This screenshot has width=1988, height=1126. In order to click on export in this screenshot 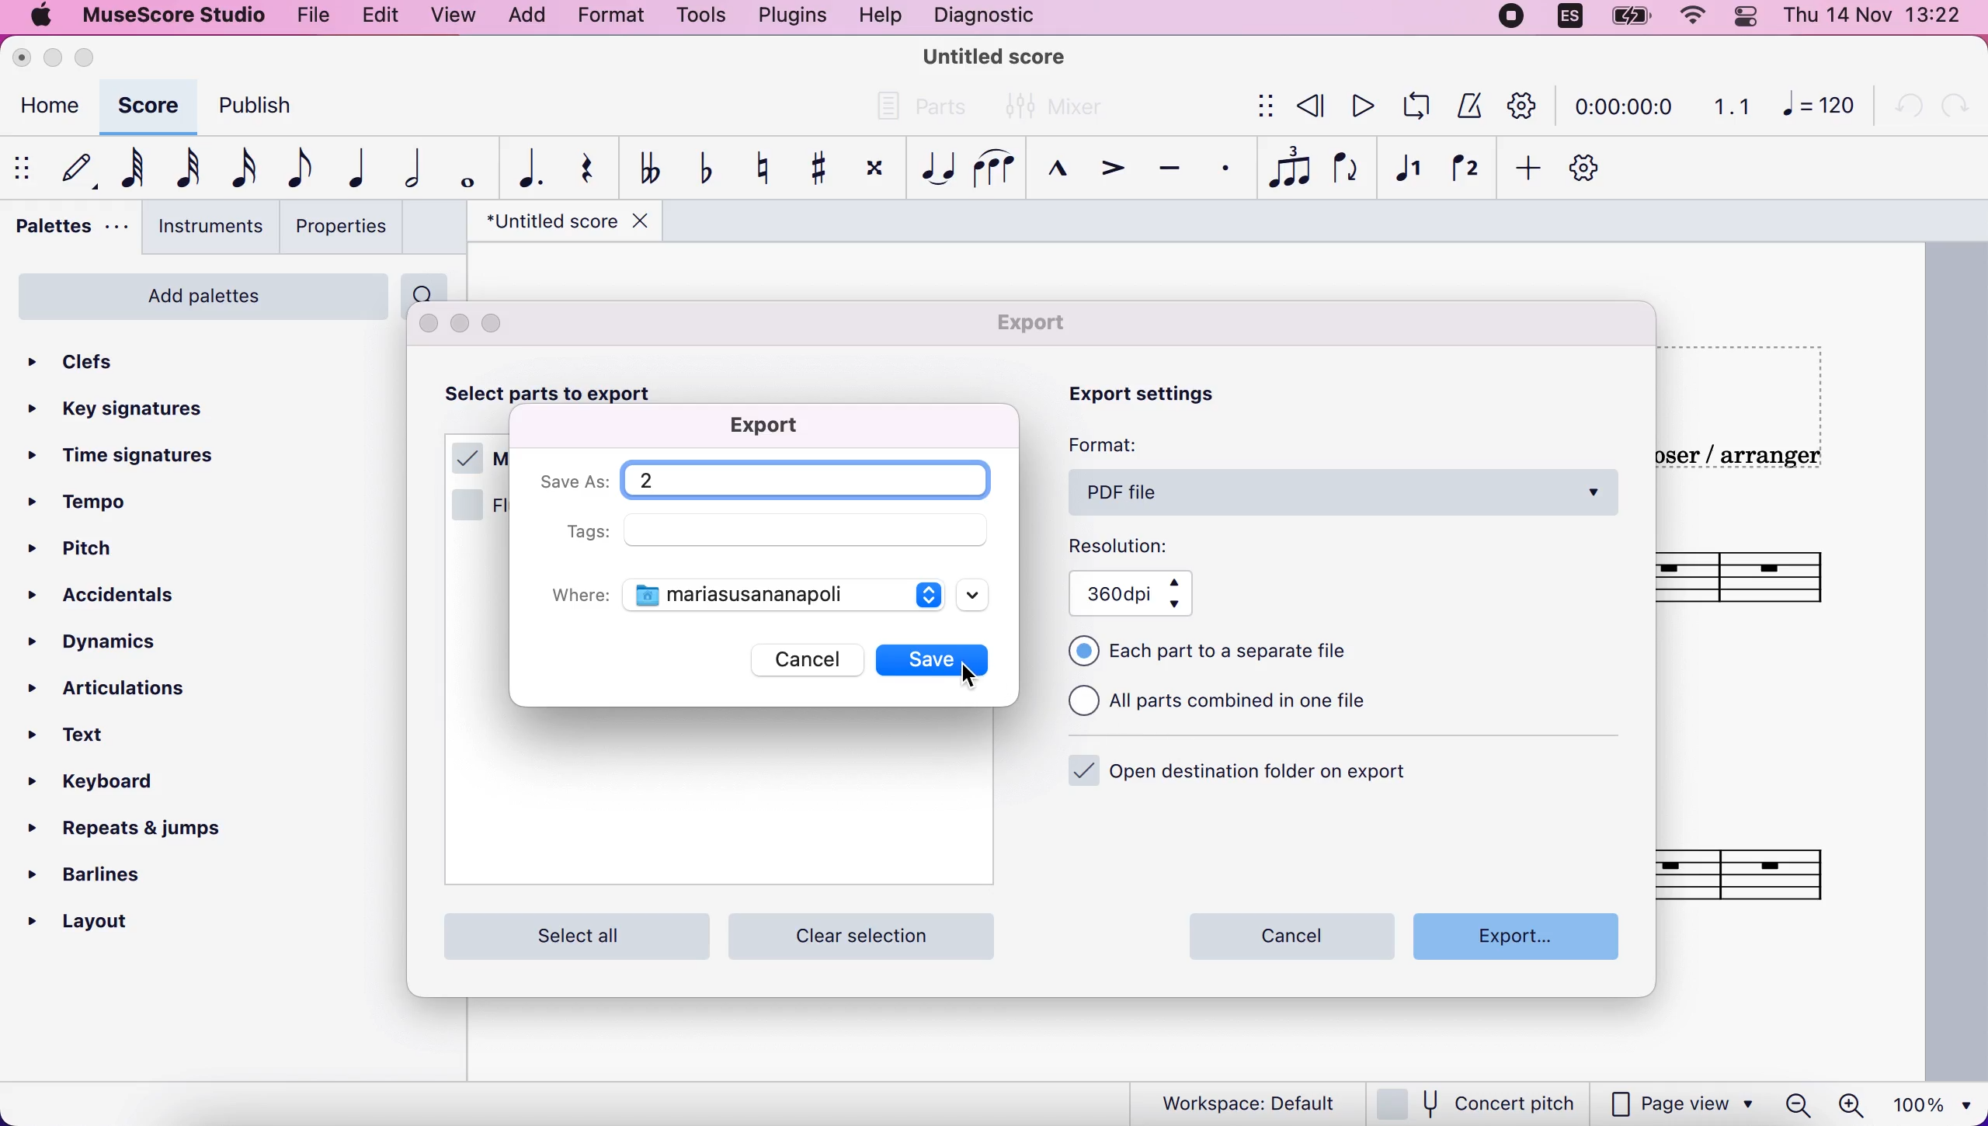, I will do `click(1514, 937)`.